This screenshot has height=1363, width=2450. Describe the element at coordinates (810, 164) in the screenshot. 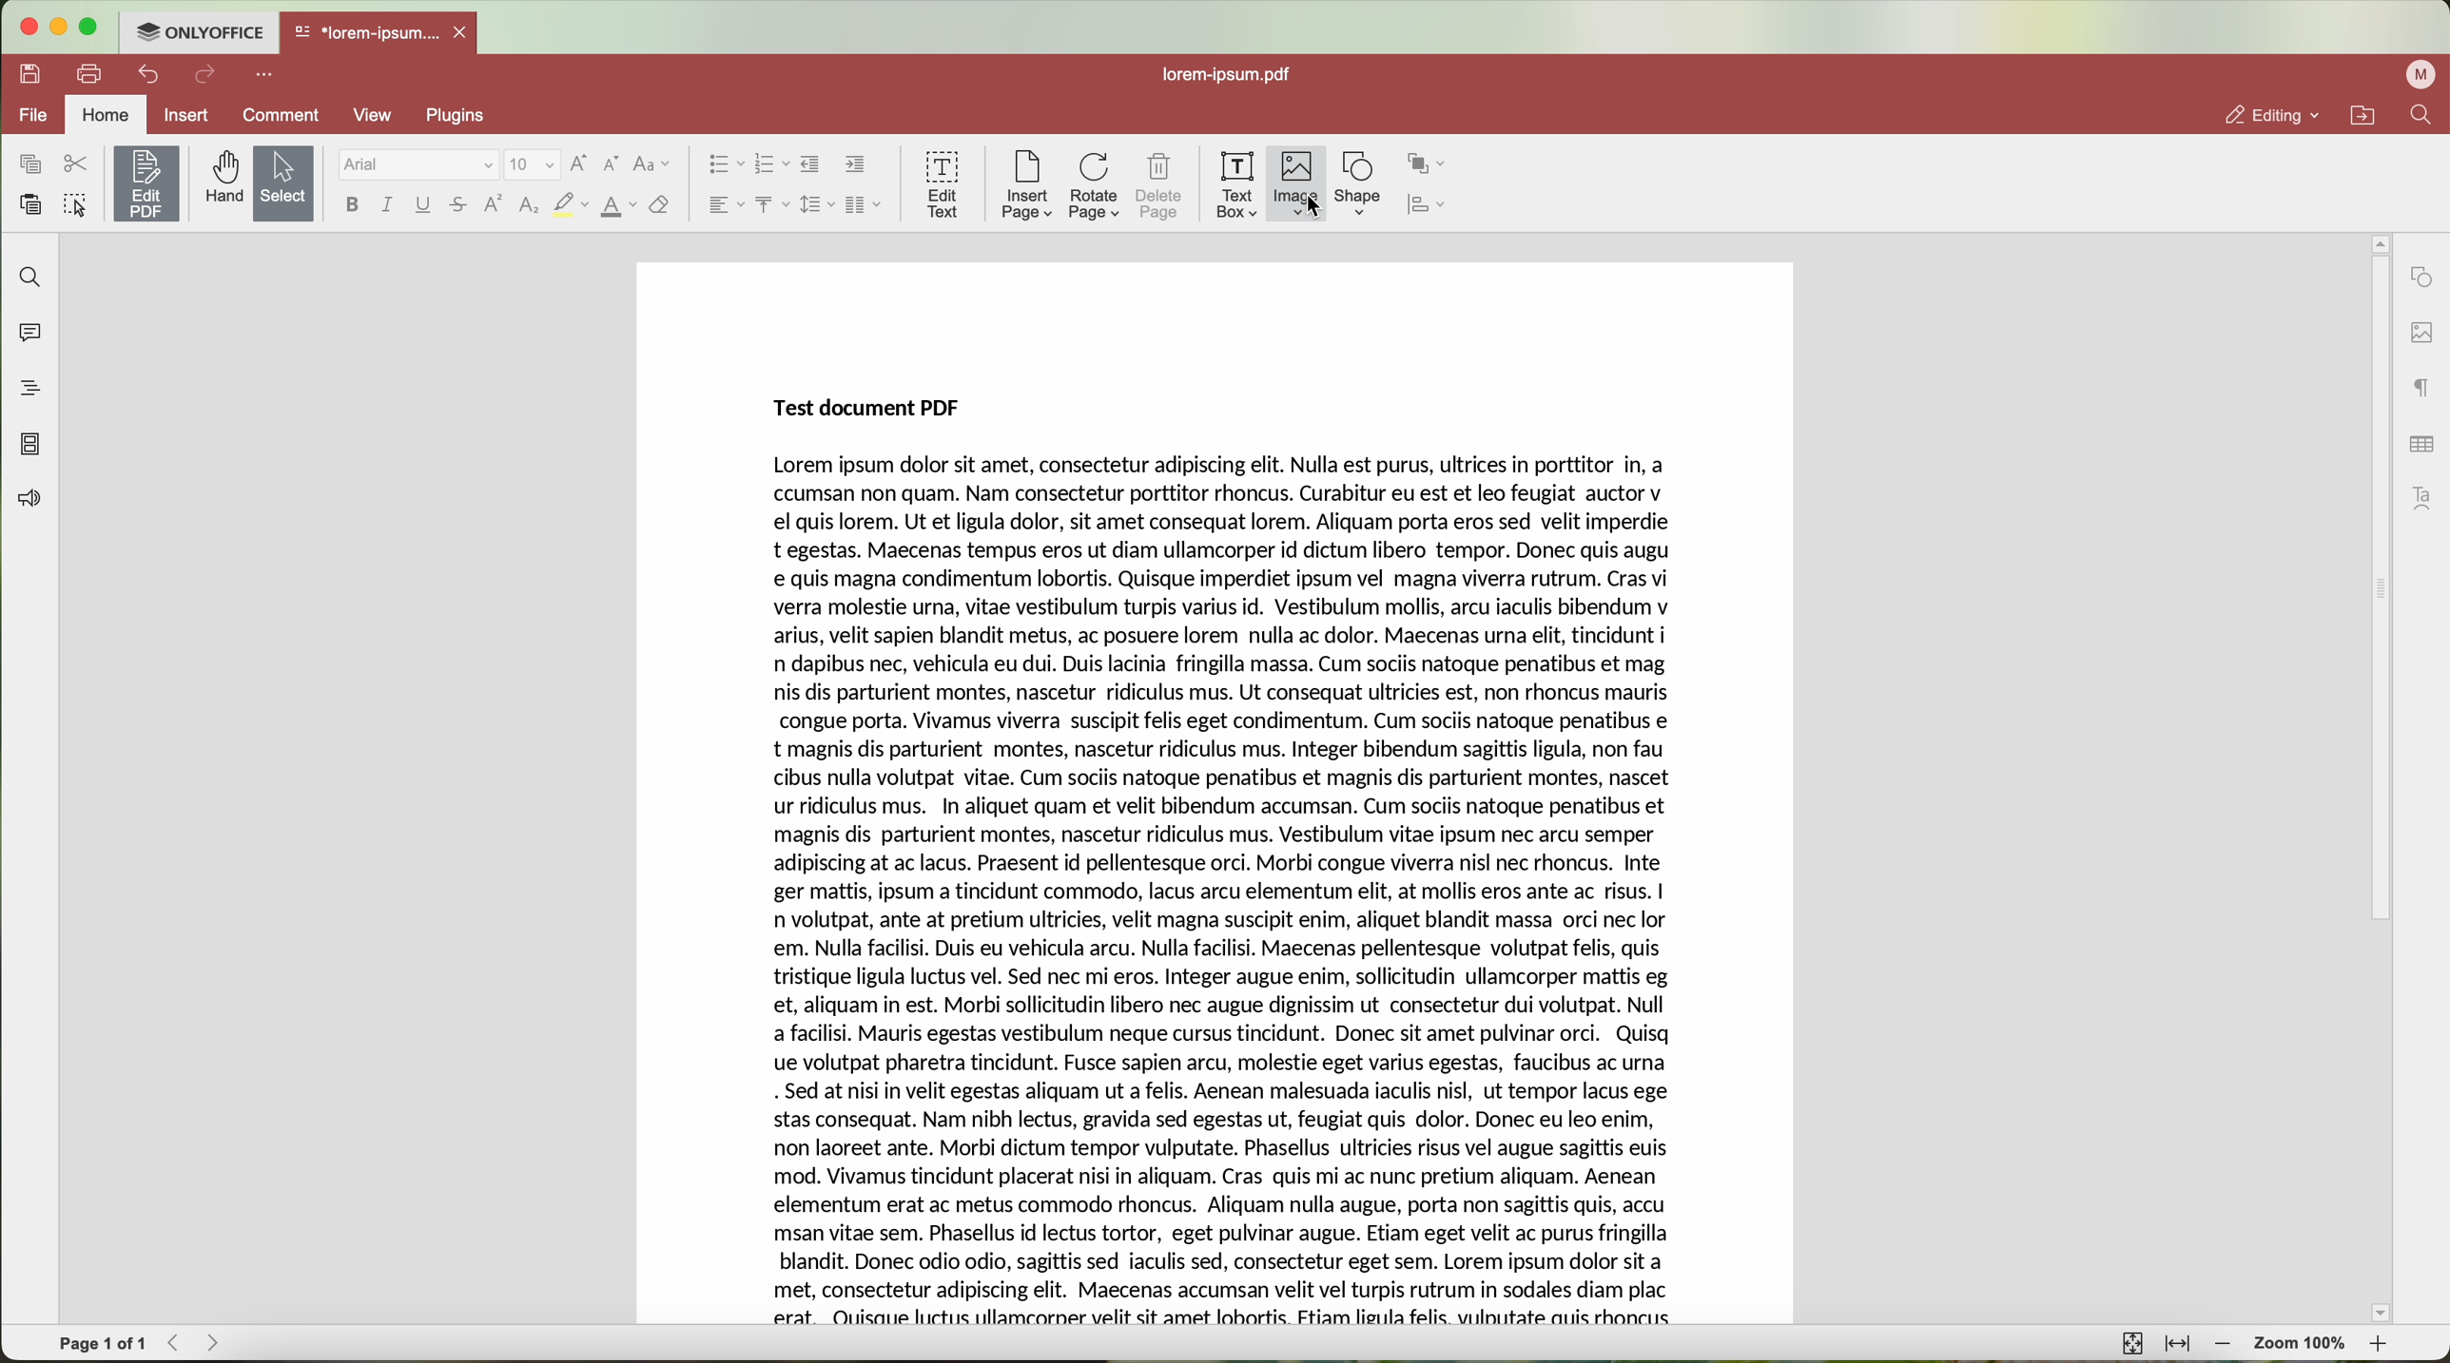

I see `decrease indent` at that location.